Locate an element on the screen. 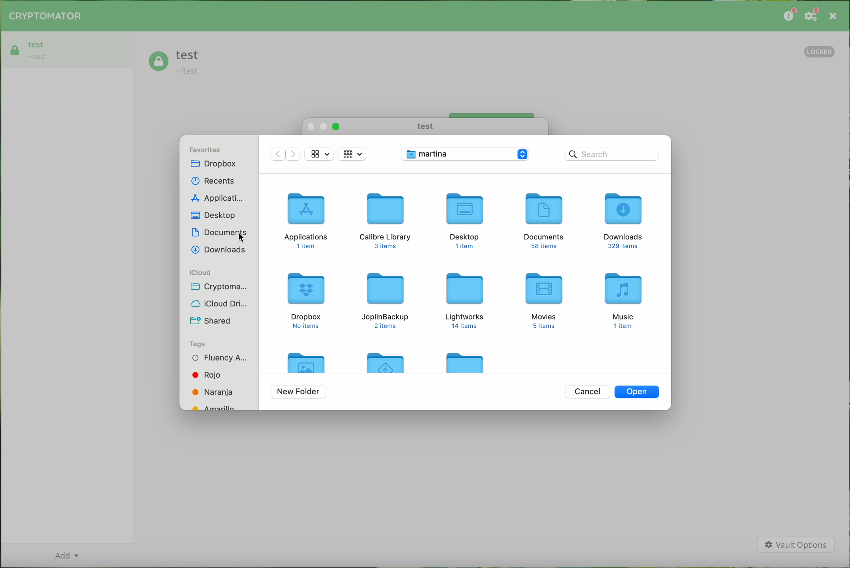 Image resolution: width=850 pixels, height=568 pixels. folder is located at coordinates (465, 361).